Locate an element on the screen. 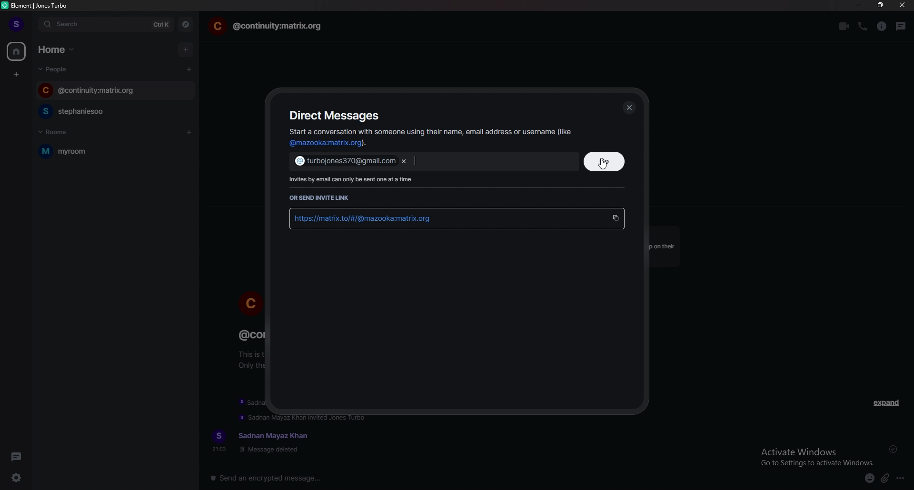  or send invite link is located at coordinates (319, 198).